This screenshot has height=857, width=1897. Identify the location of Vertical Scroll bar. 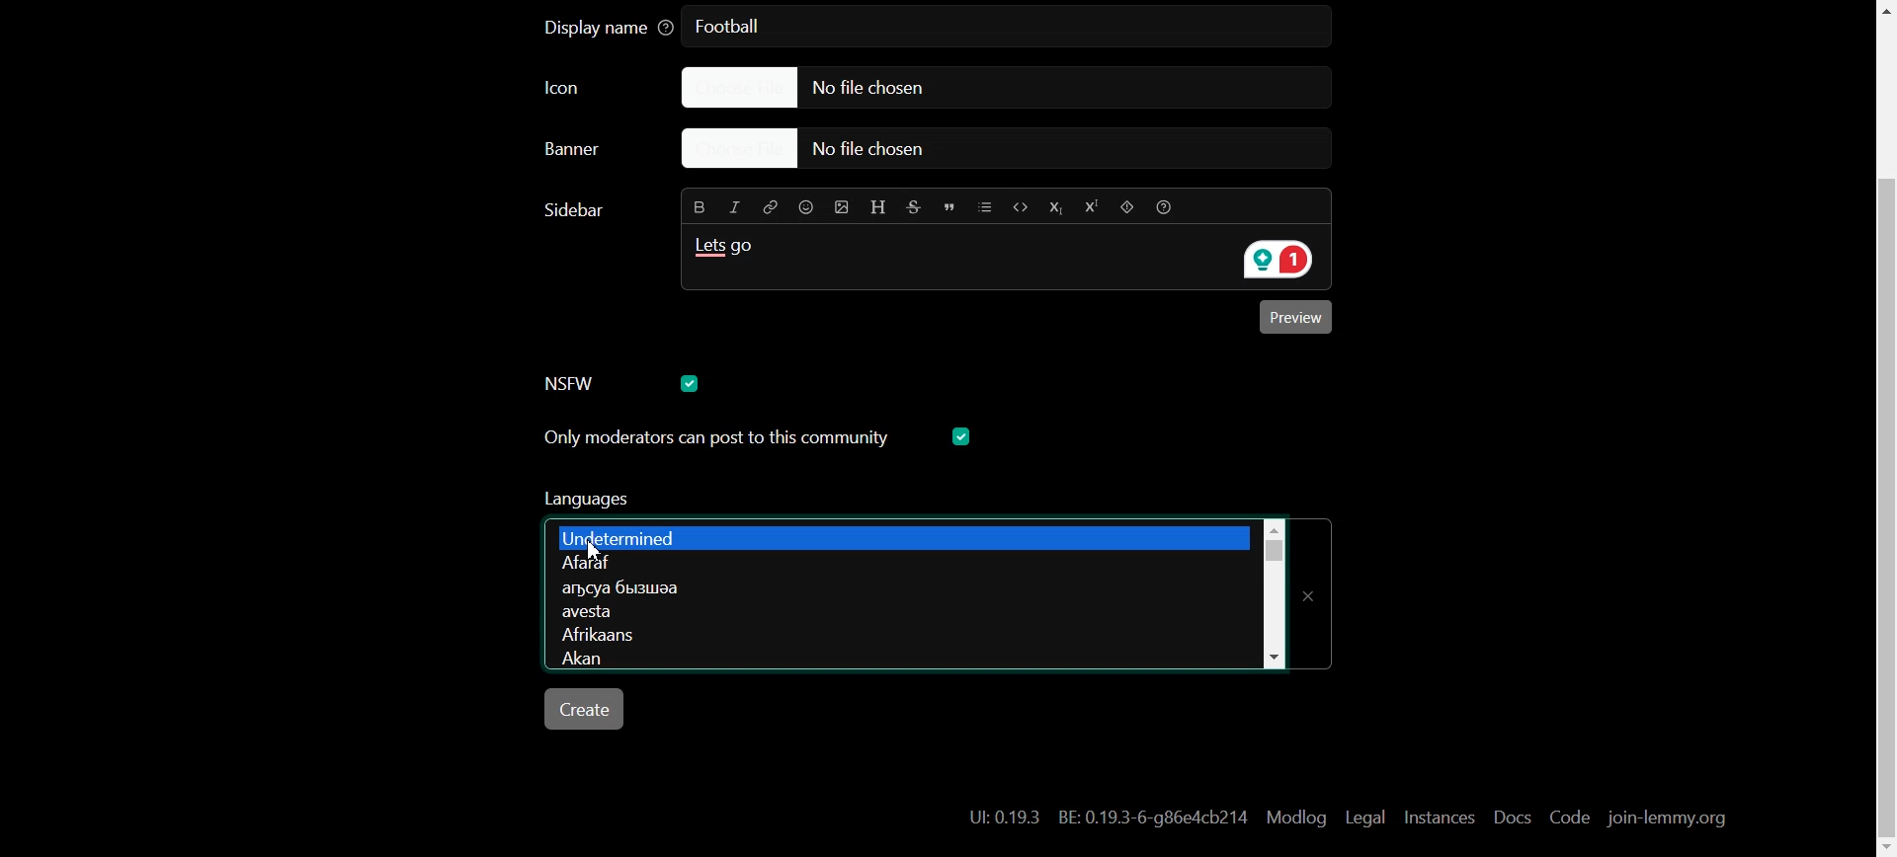
(1881, 428).